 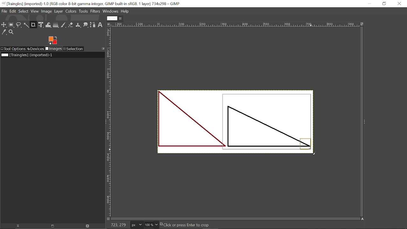 I want to click on clone tool , so click(x=78, y=25).